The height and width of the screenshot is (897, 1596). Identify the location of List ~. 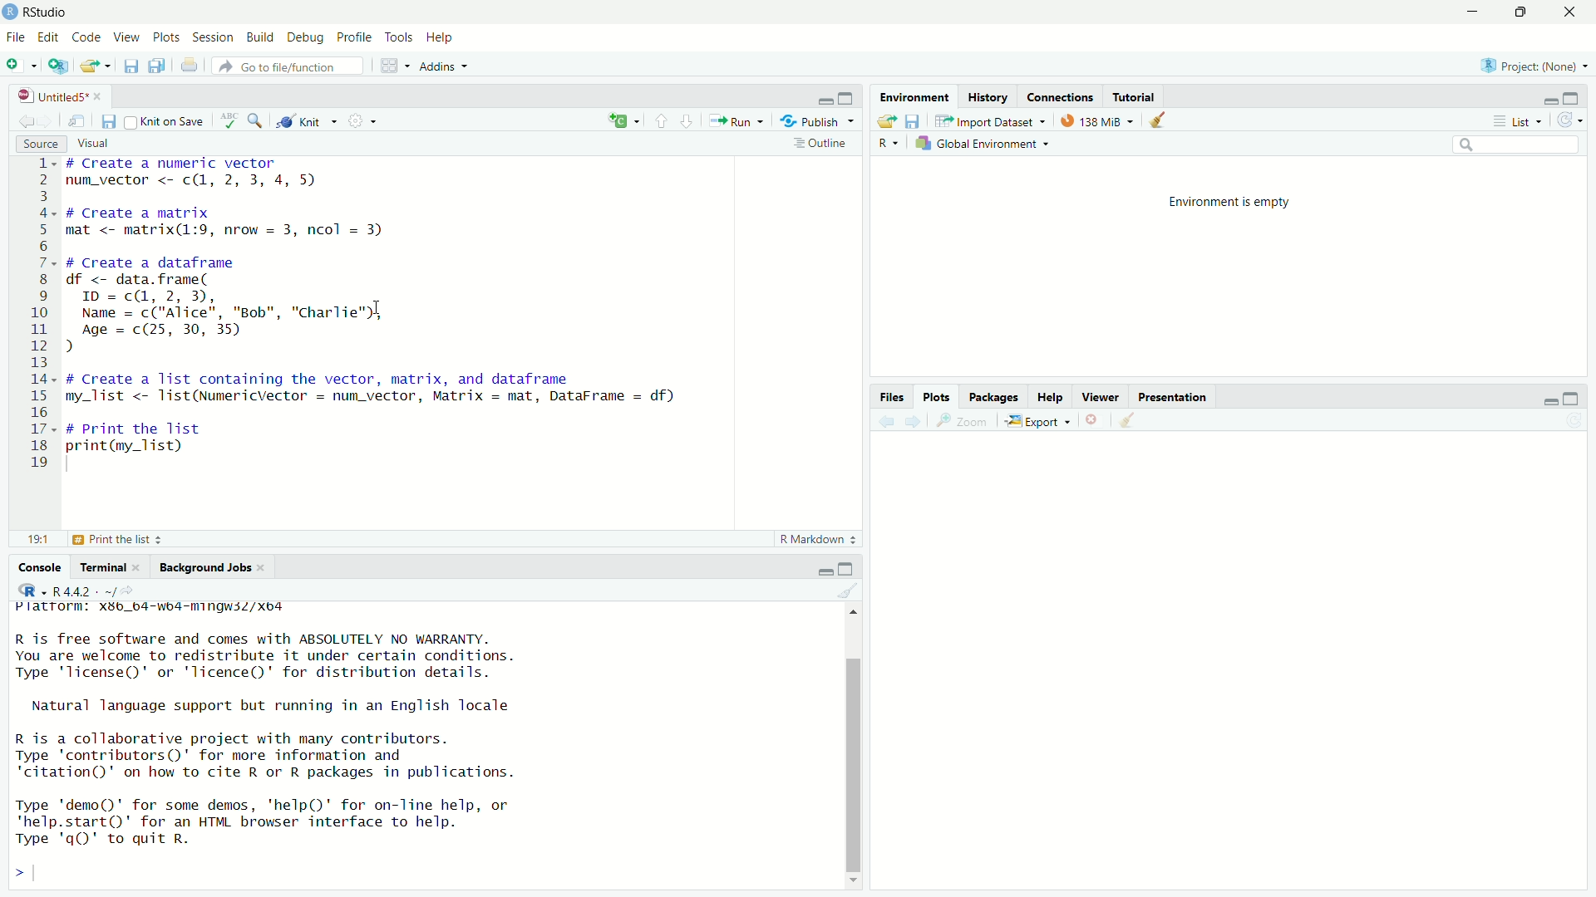
(1520, 120).